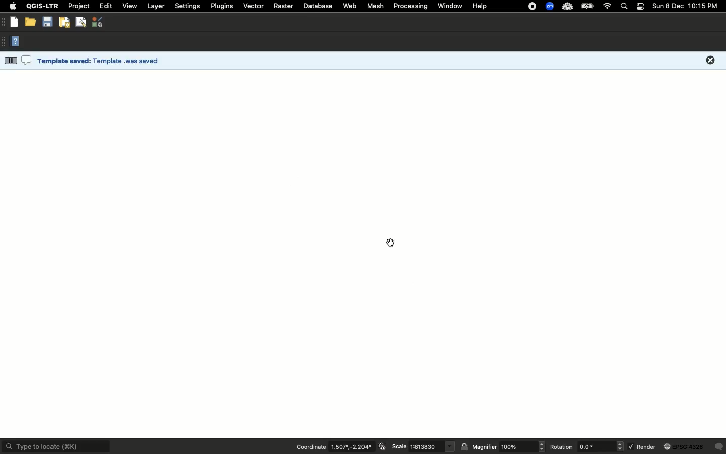 The width and height of the screenshot is (726, 454). I want to click on Project, so click(80, 6).